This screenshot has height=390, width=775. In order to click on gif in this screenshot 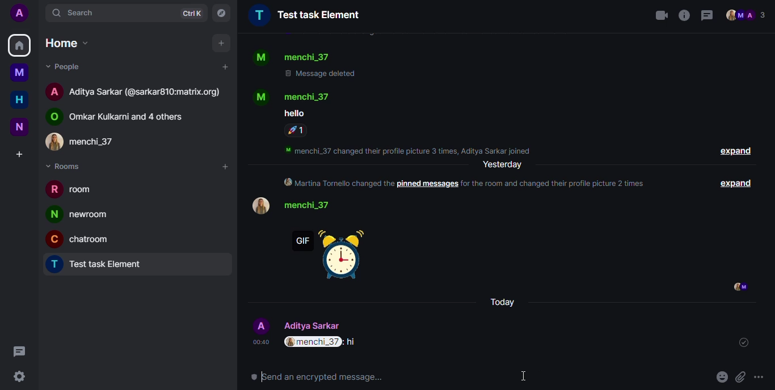, I will do `click(337, 258)`.